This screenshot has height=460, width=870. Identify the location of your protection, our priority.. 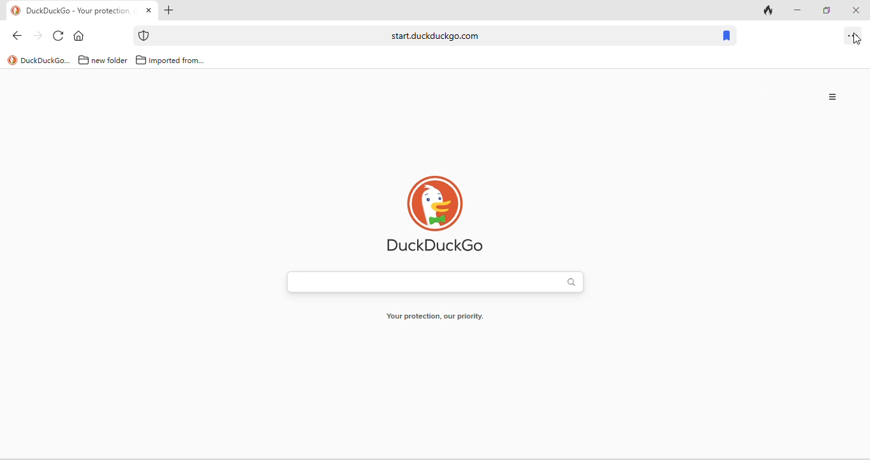
(436, 317).